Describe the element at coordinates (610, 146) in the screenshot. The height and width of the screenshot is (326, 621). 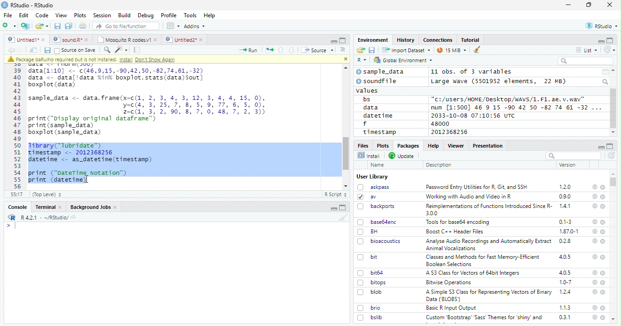
I see `full screen` at that location.